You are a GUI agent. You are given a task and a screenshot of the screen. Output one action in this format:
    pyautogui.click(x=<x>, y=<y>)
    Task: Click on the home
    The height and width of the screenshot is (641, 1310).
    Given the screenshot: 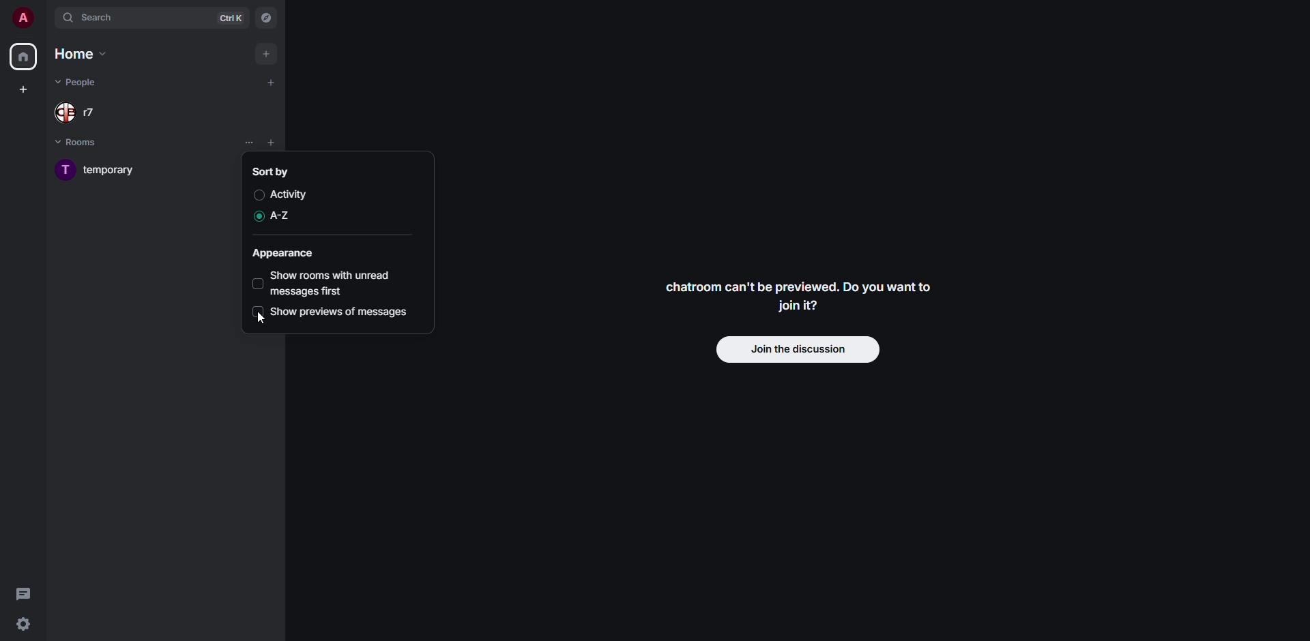 What is the action you would take?
    pyautogui.click(x=23, y=56)
    